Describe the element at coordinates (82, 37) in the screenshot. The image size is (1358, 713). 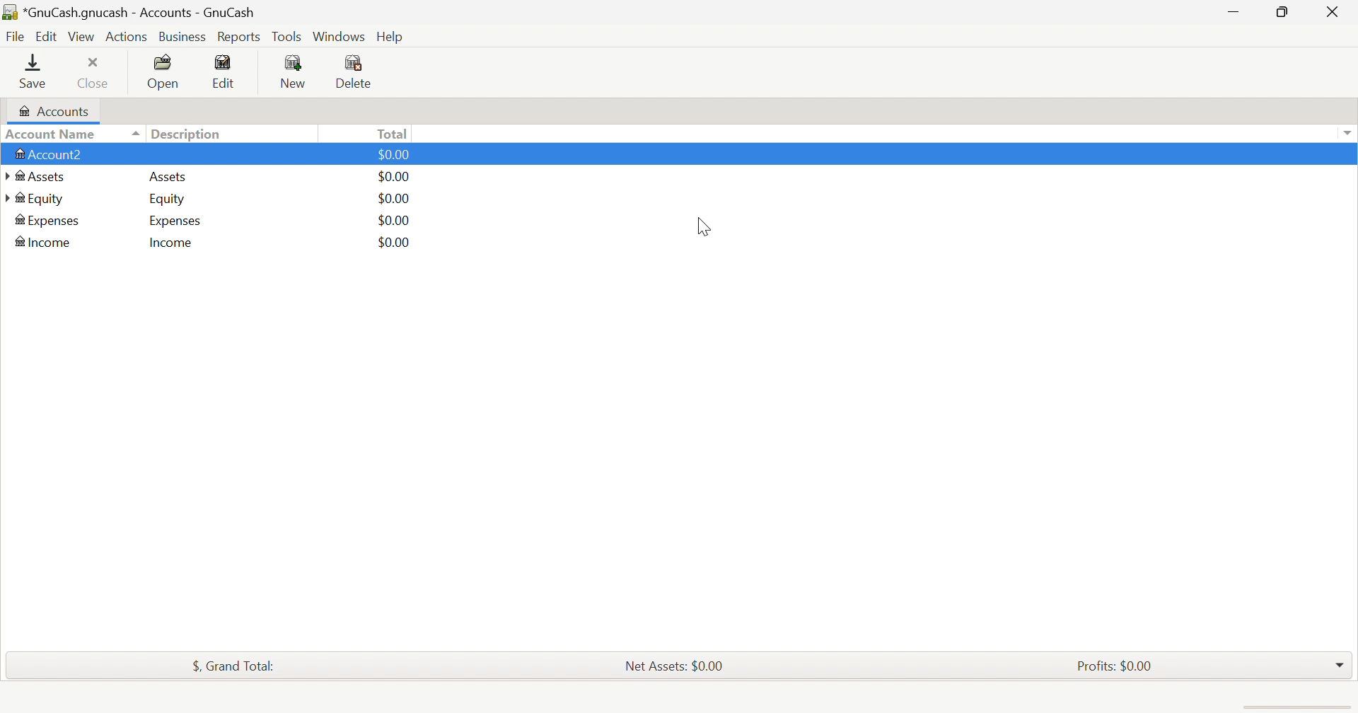
I see `View` at that location.